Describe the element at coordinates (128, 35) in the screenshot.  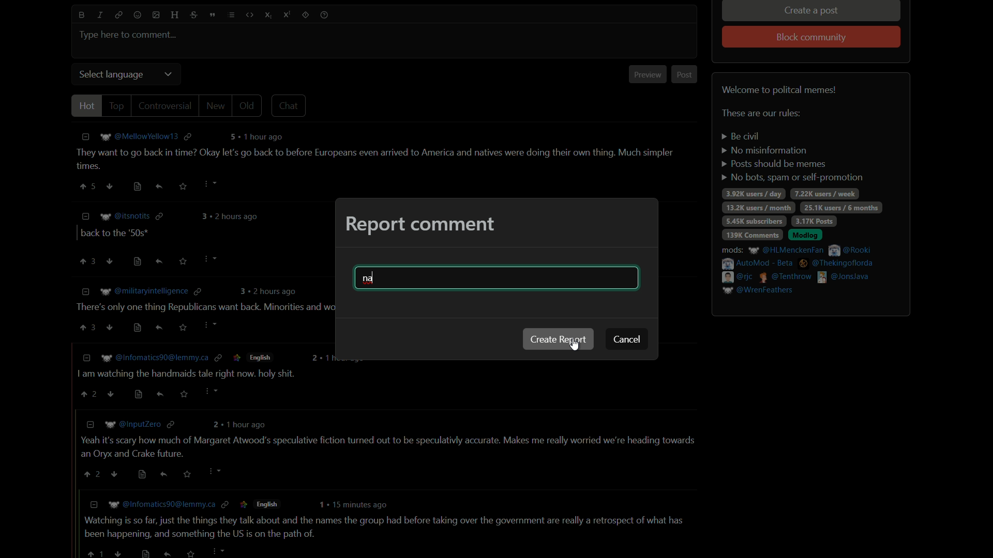
I see `type here to comment` at that location.